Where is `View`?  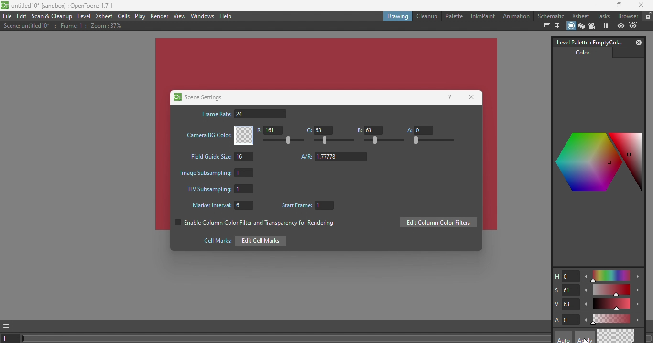 View is located at coordinates (180, 16).